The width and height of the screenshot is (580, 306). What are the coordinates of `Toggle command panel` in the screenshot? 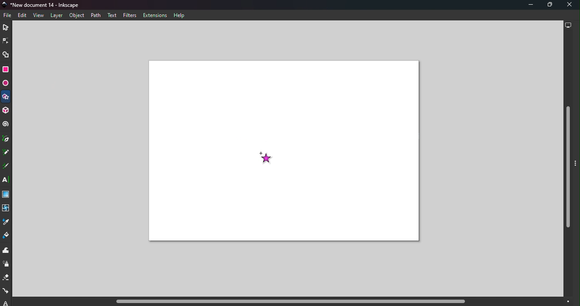 It's located at (577, 168).